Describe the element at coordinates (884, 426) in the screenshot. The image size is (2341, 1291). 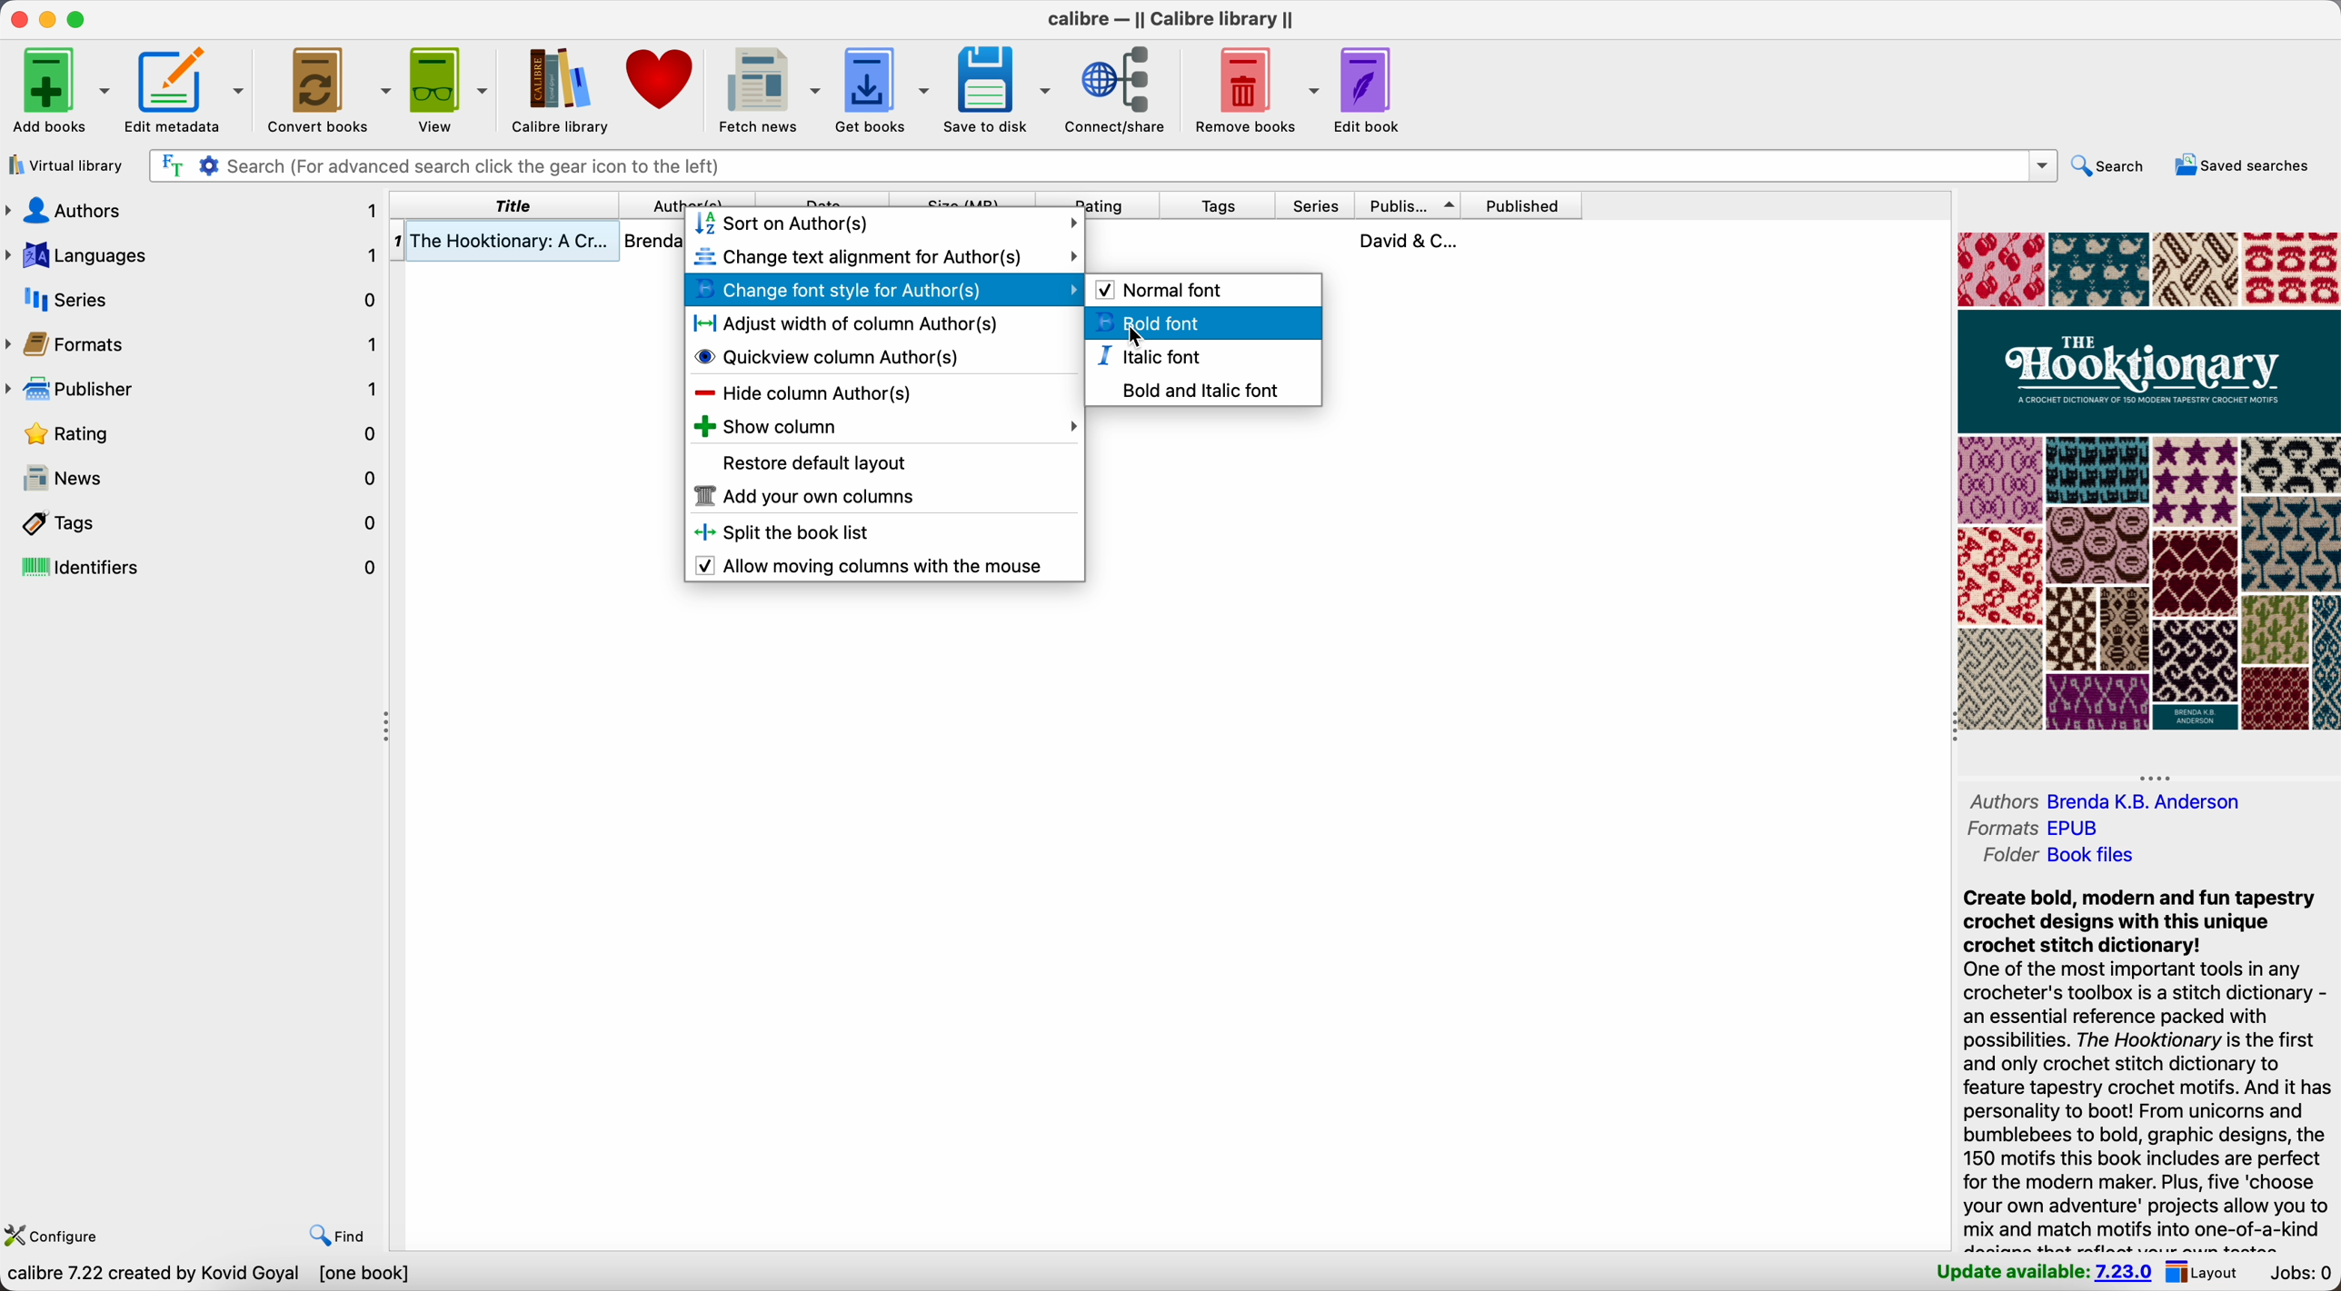
I see `show column` at that location.